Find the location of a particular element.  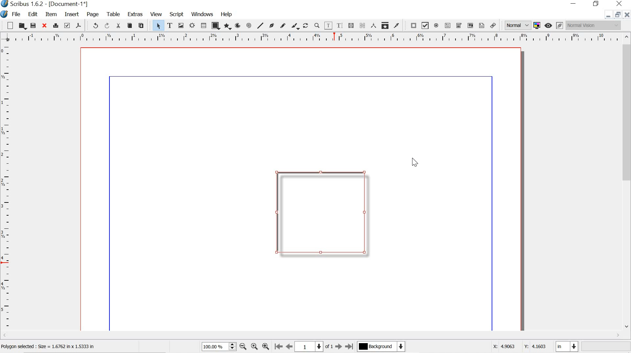

bezier curve is located at coordinates (271, 25).